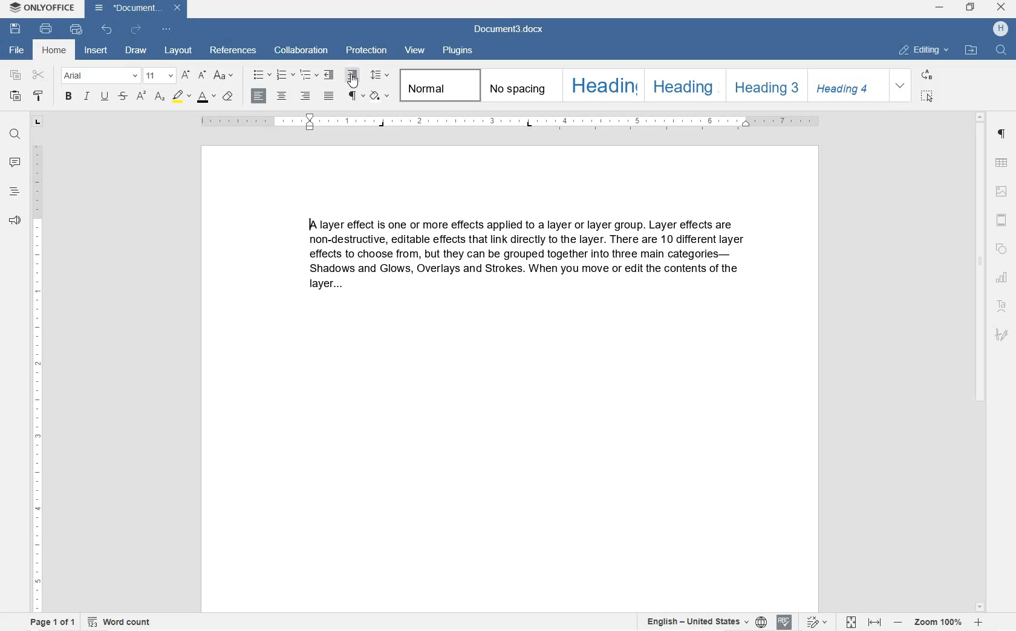  Describe the element at coordinates (353, 75) in the screenshot. I see `INCREASE INDENT` at that location.